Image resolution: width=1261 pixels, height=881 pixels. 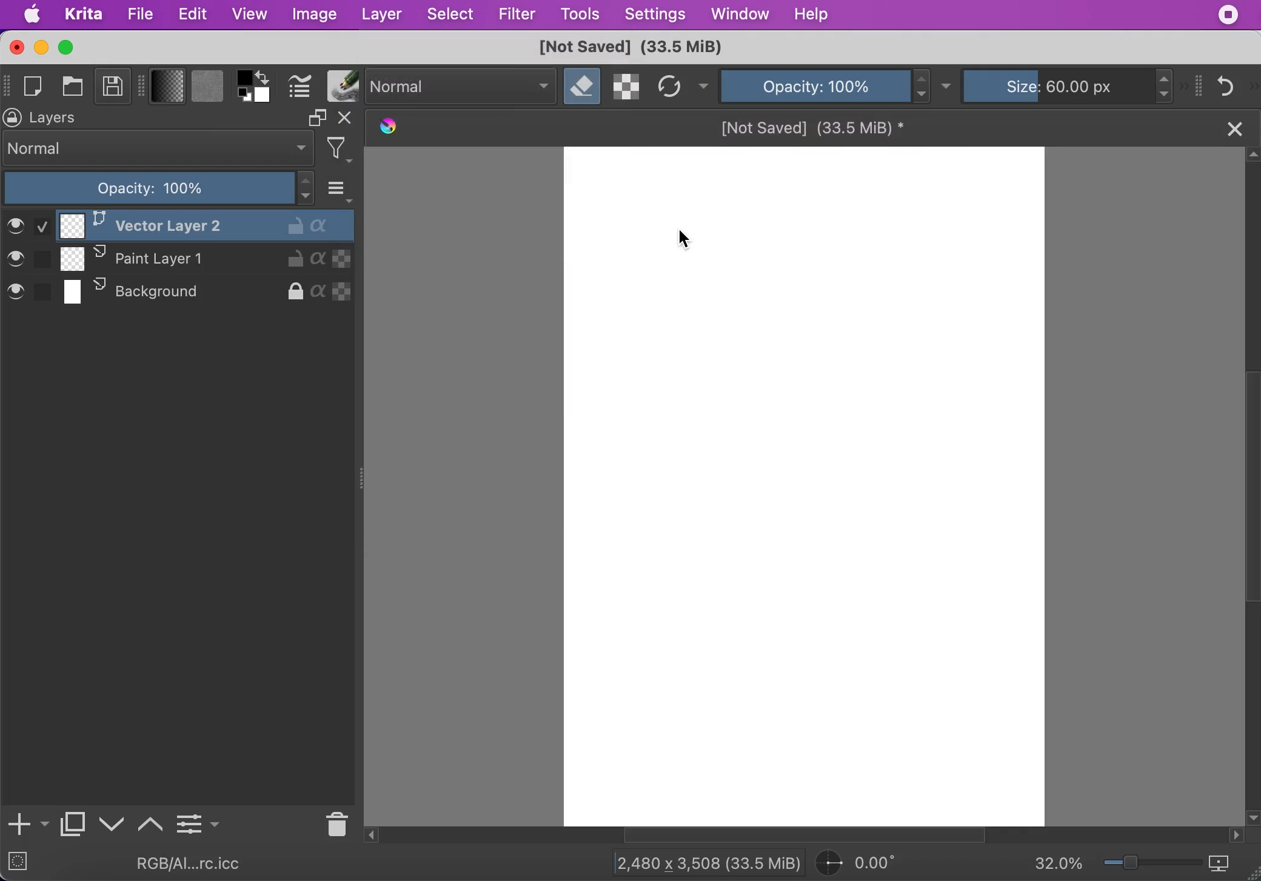 I want to click on krita, so click(x=85, y=15).